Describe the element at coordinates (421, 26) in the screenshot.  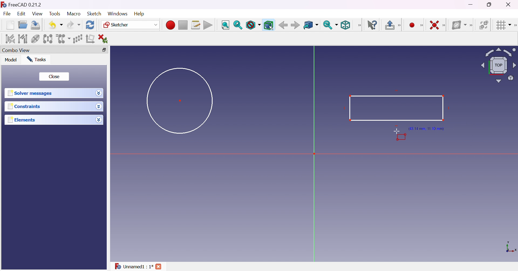
I see `Sketcher geometries` at that location.